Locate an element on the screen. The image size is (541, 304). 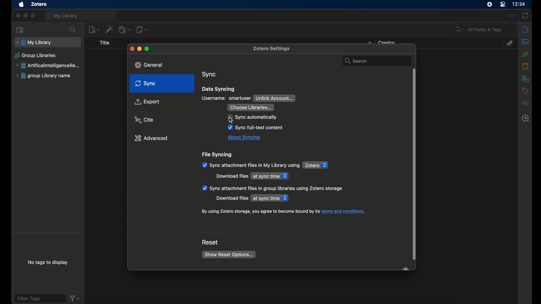
sync automatically is located at coordinates (253, 117).